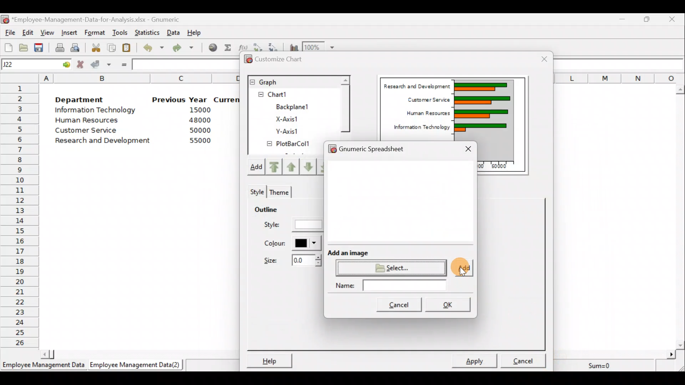  I want to click on Enter formula, so click(123, 65).